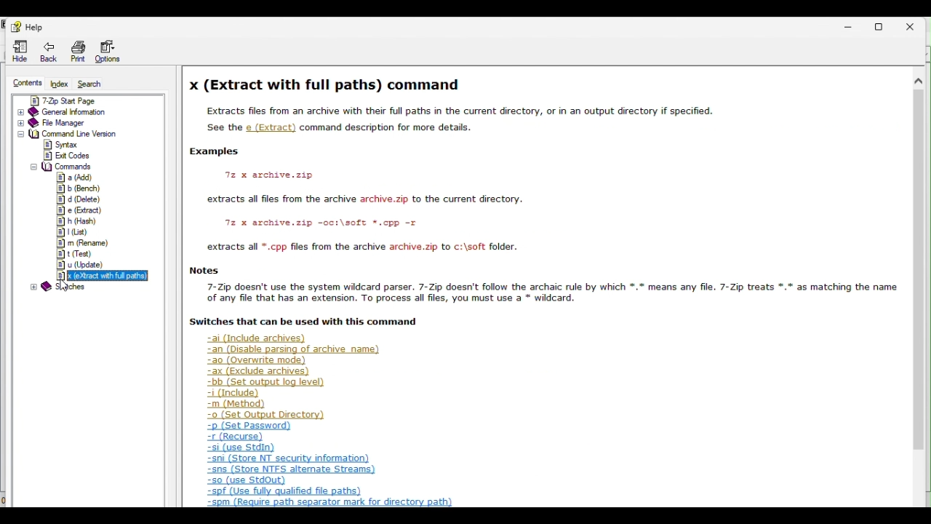  What do you see at coordinates (16, 52) in the screenshot?
I see `Hide` at bounding box center [16, 52].